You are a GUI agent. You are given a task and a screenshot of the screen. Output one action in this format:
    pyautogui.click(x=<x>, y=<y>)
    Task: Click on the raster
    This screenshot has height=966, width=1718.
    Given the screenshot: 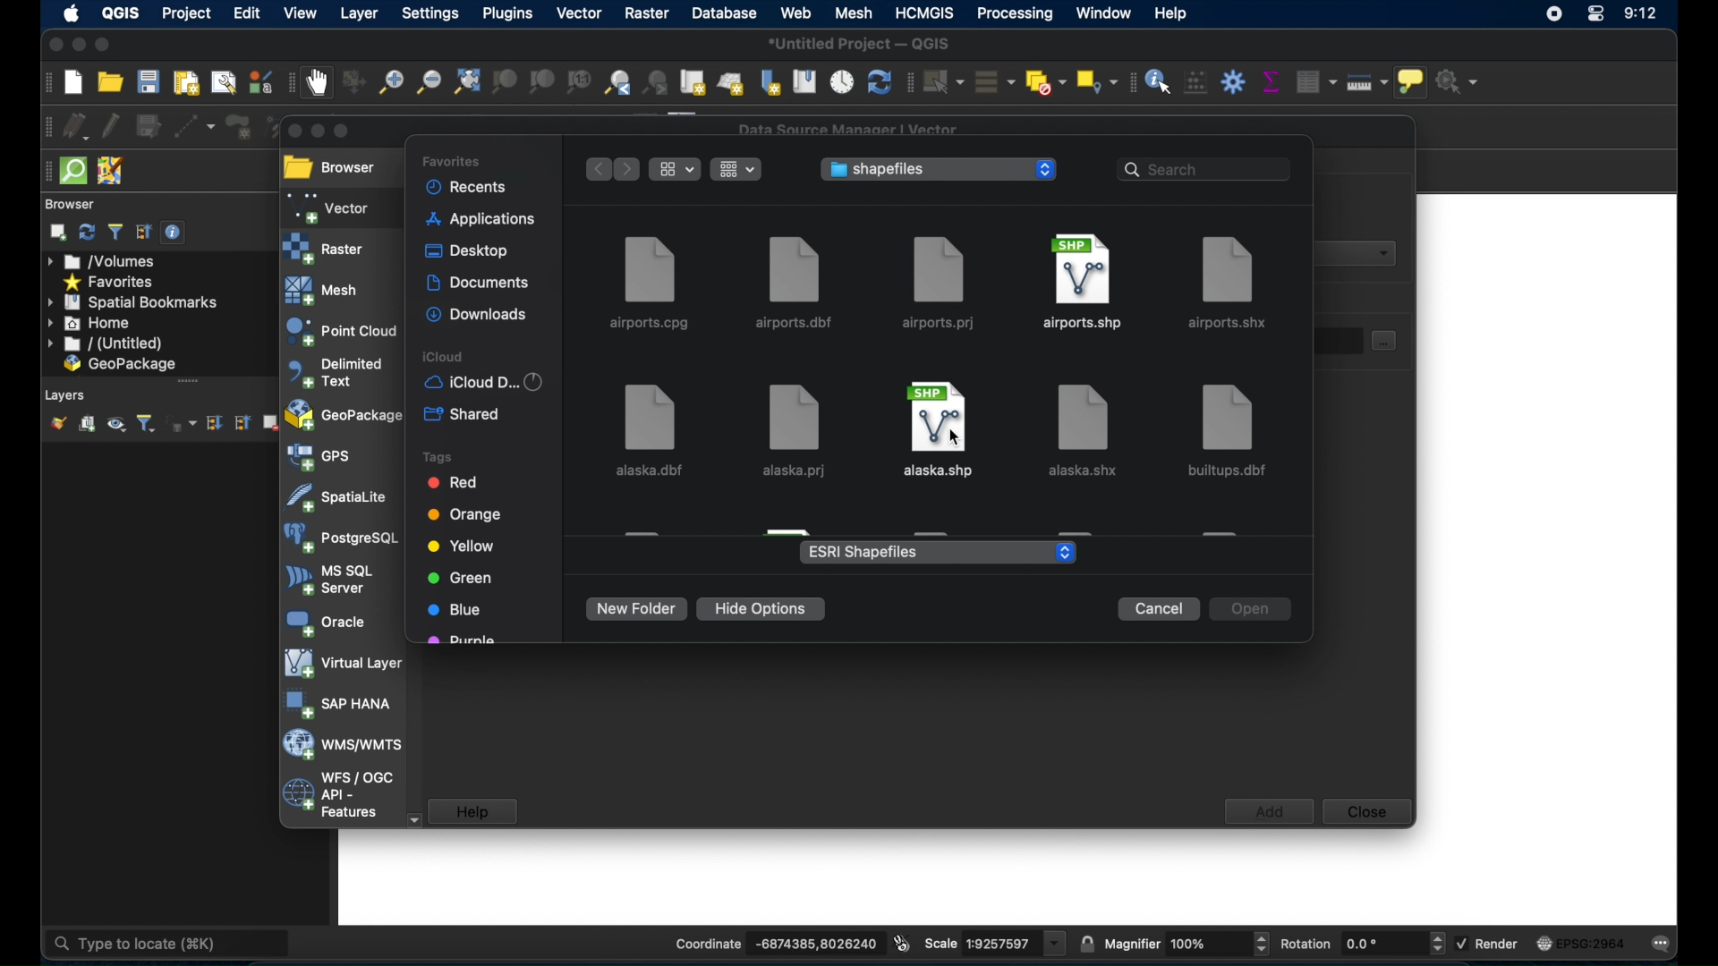 What is the action you would take?
    pyautogui.click(x=325, y=248)
    